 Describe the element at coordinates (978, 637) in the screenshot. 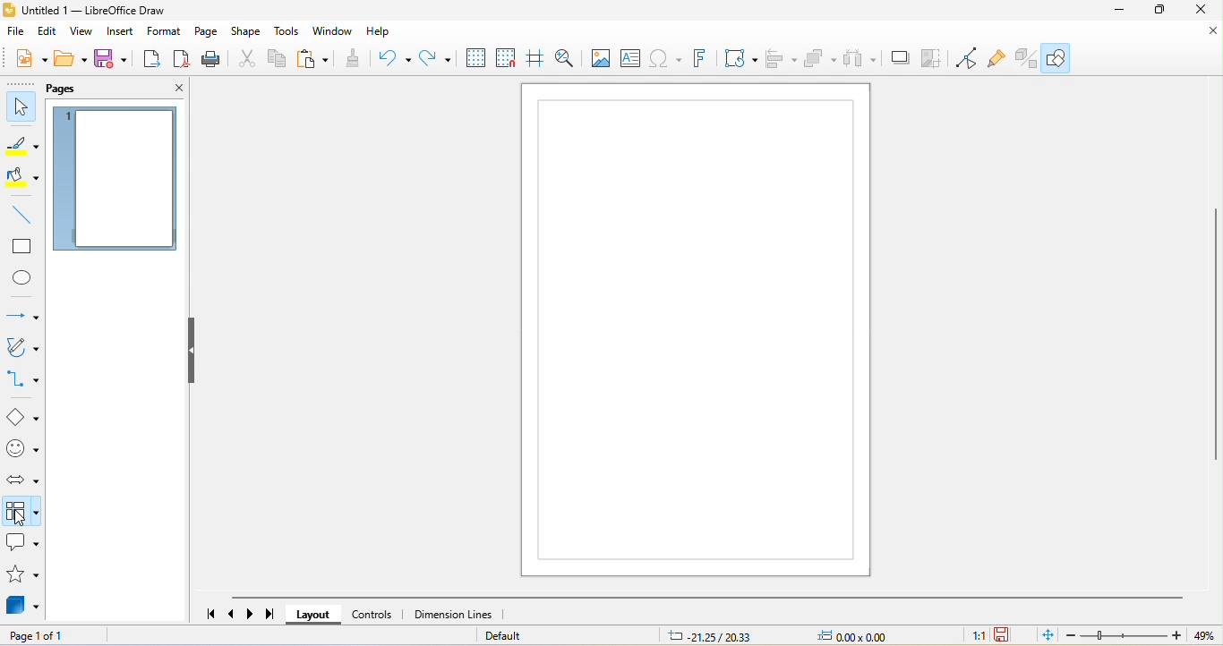

I see `1:1` at that location.